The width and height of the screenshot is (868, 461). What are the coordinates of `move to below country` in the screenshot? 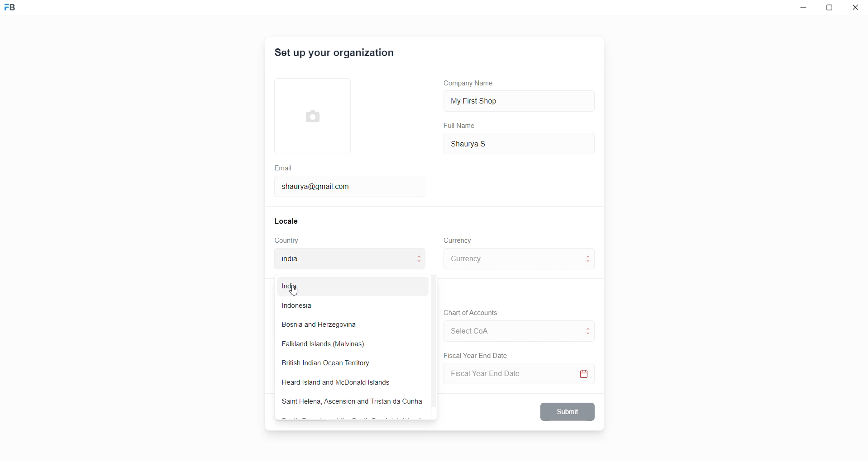 It's located at (421, 264).